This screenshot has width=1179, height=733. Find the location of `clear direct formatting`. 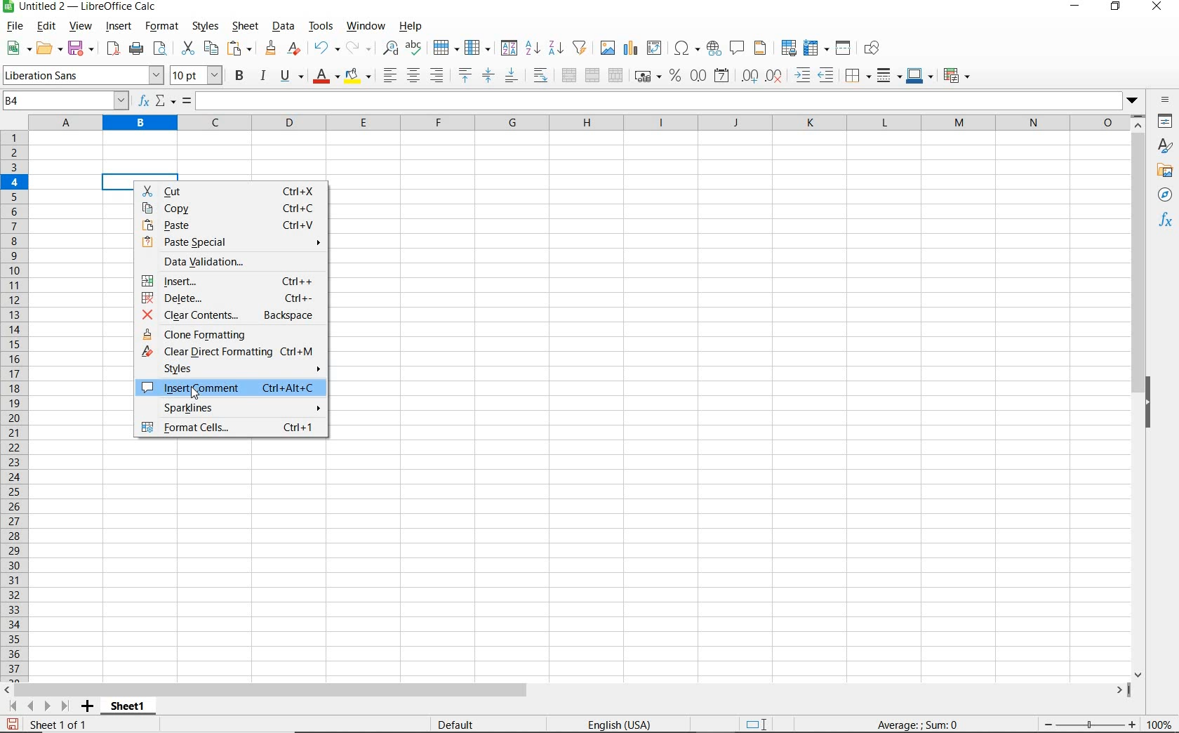

clear direct formatting is located at coordinates (295, 50).